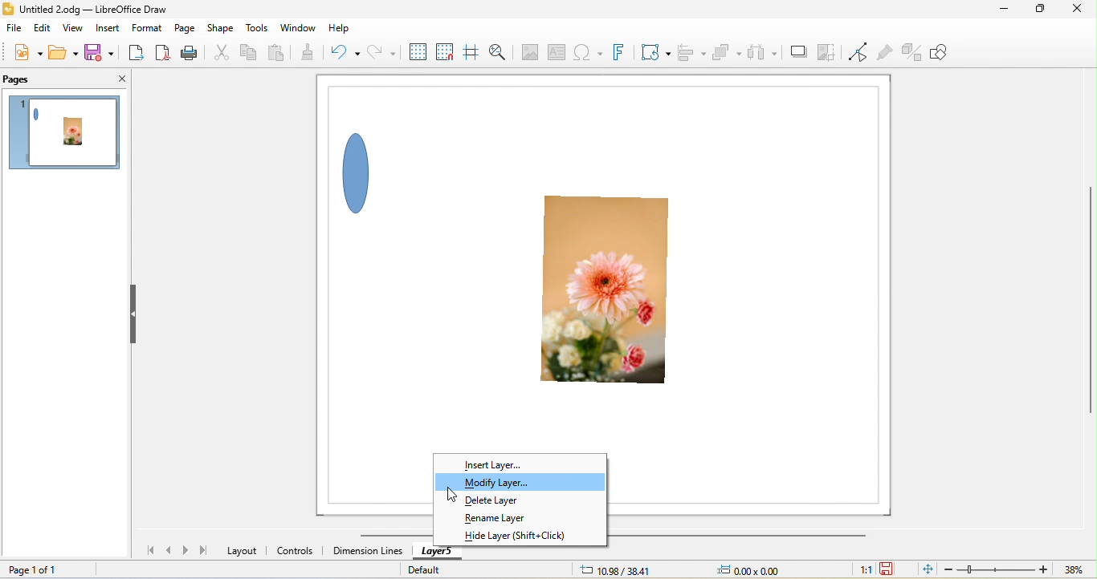  What do you see at coordinates (520, 481) in the screenshot?
I see `modify layer` at bounding box center [520, 481].